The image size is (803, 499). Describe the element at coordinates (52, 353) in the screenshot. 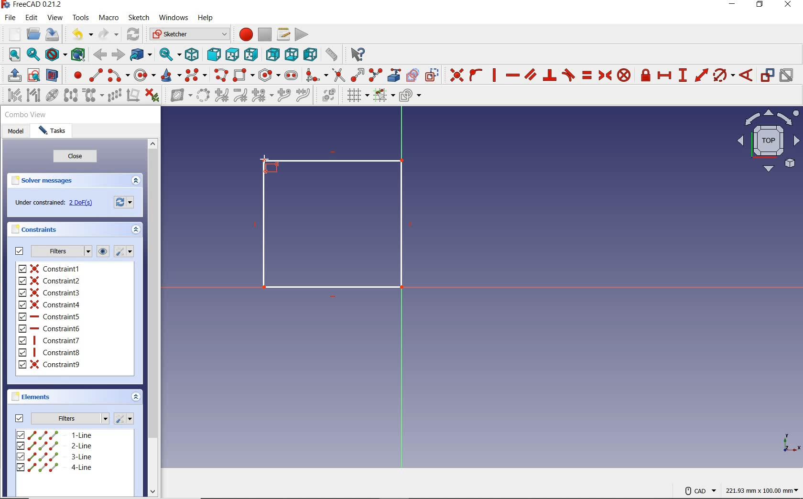

I see `constraint8` at that location.